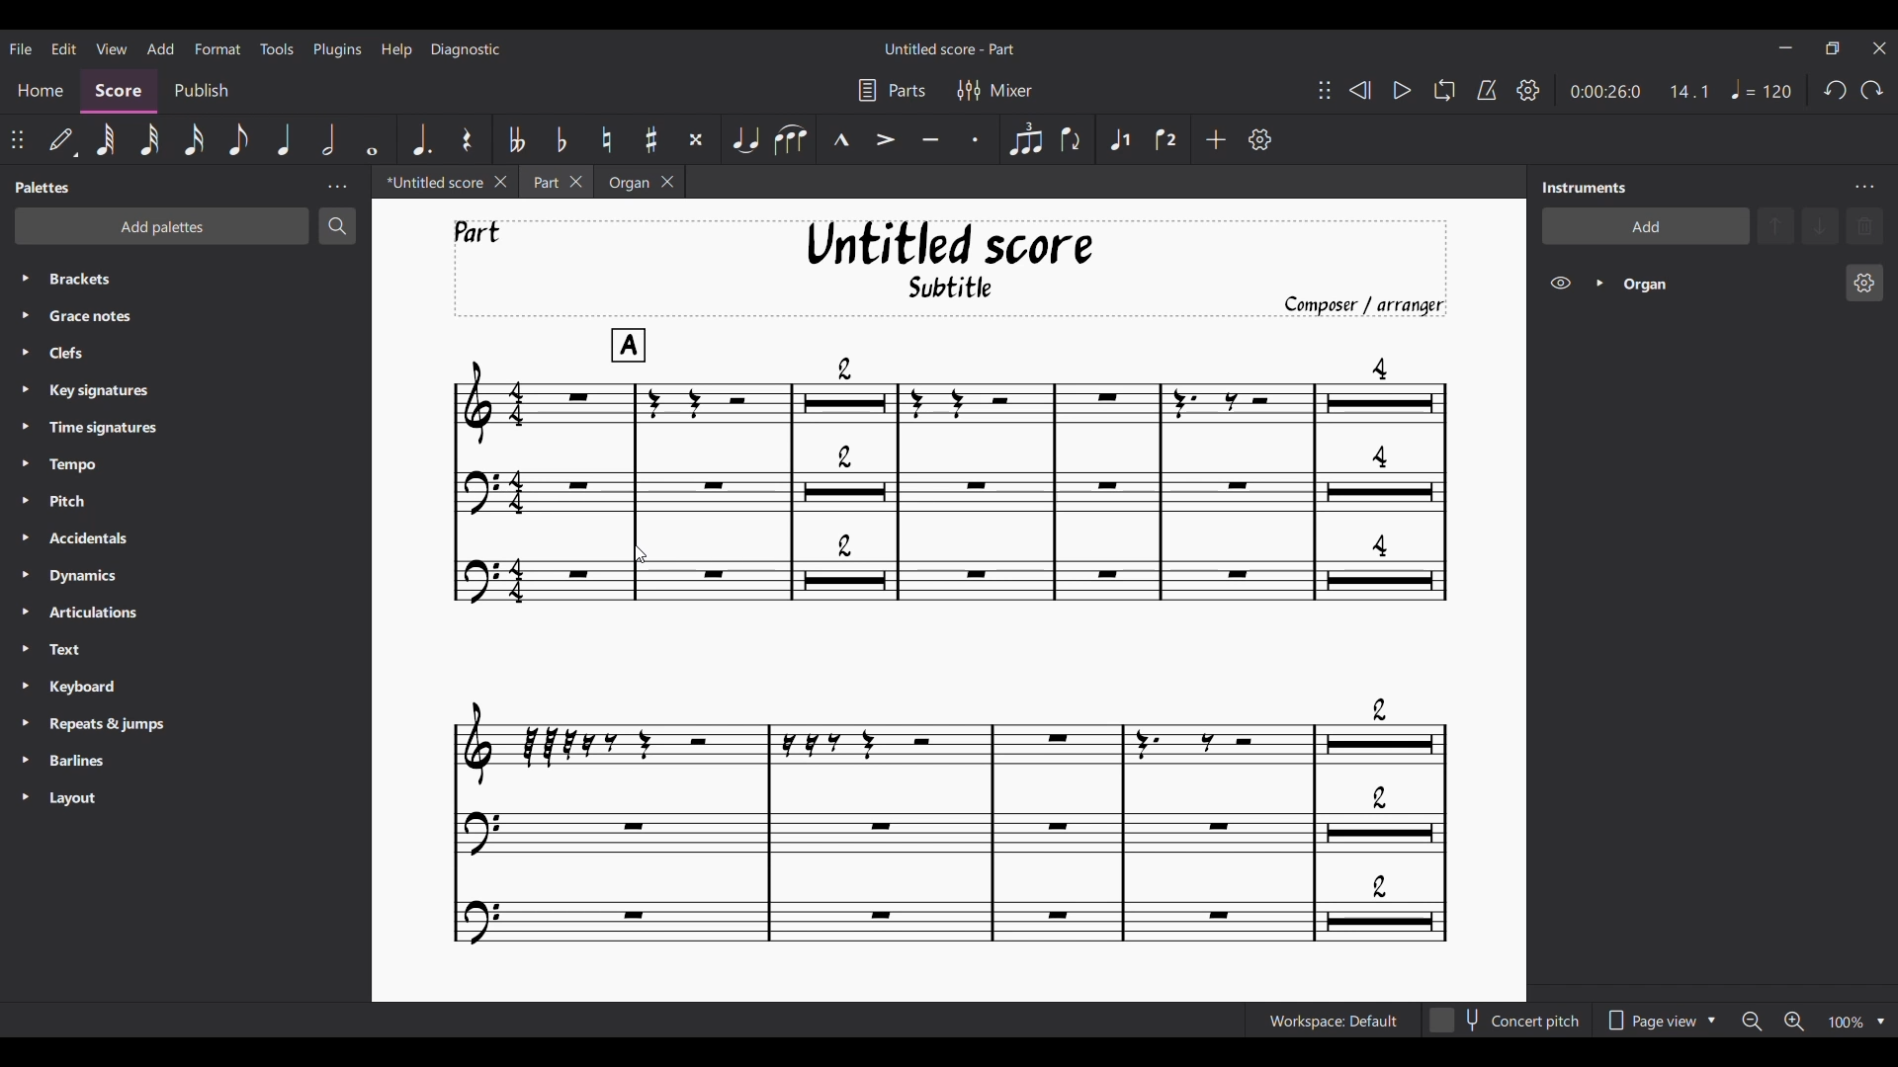 The width and height of the screenshot is (1898, 1067). What do you see at coordinates (1561, 283) in the screenshot?
I see `Hide organ` at bounding box center [1561, 283].